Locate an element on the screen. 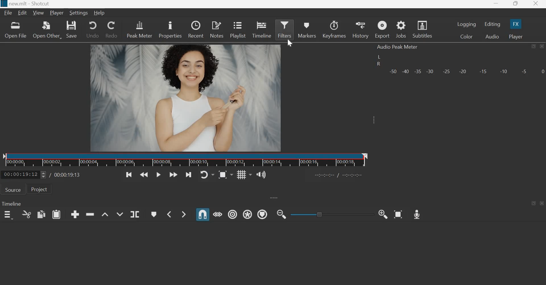 This screenshot has width=546, height=285. FX is located at coordinates (515, 24).